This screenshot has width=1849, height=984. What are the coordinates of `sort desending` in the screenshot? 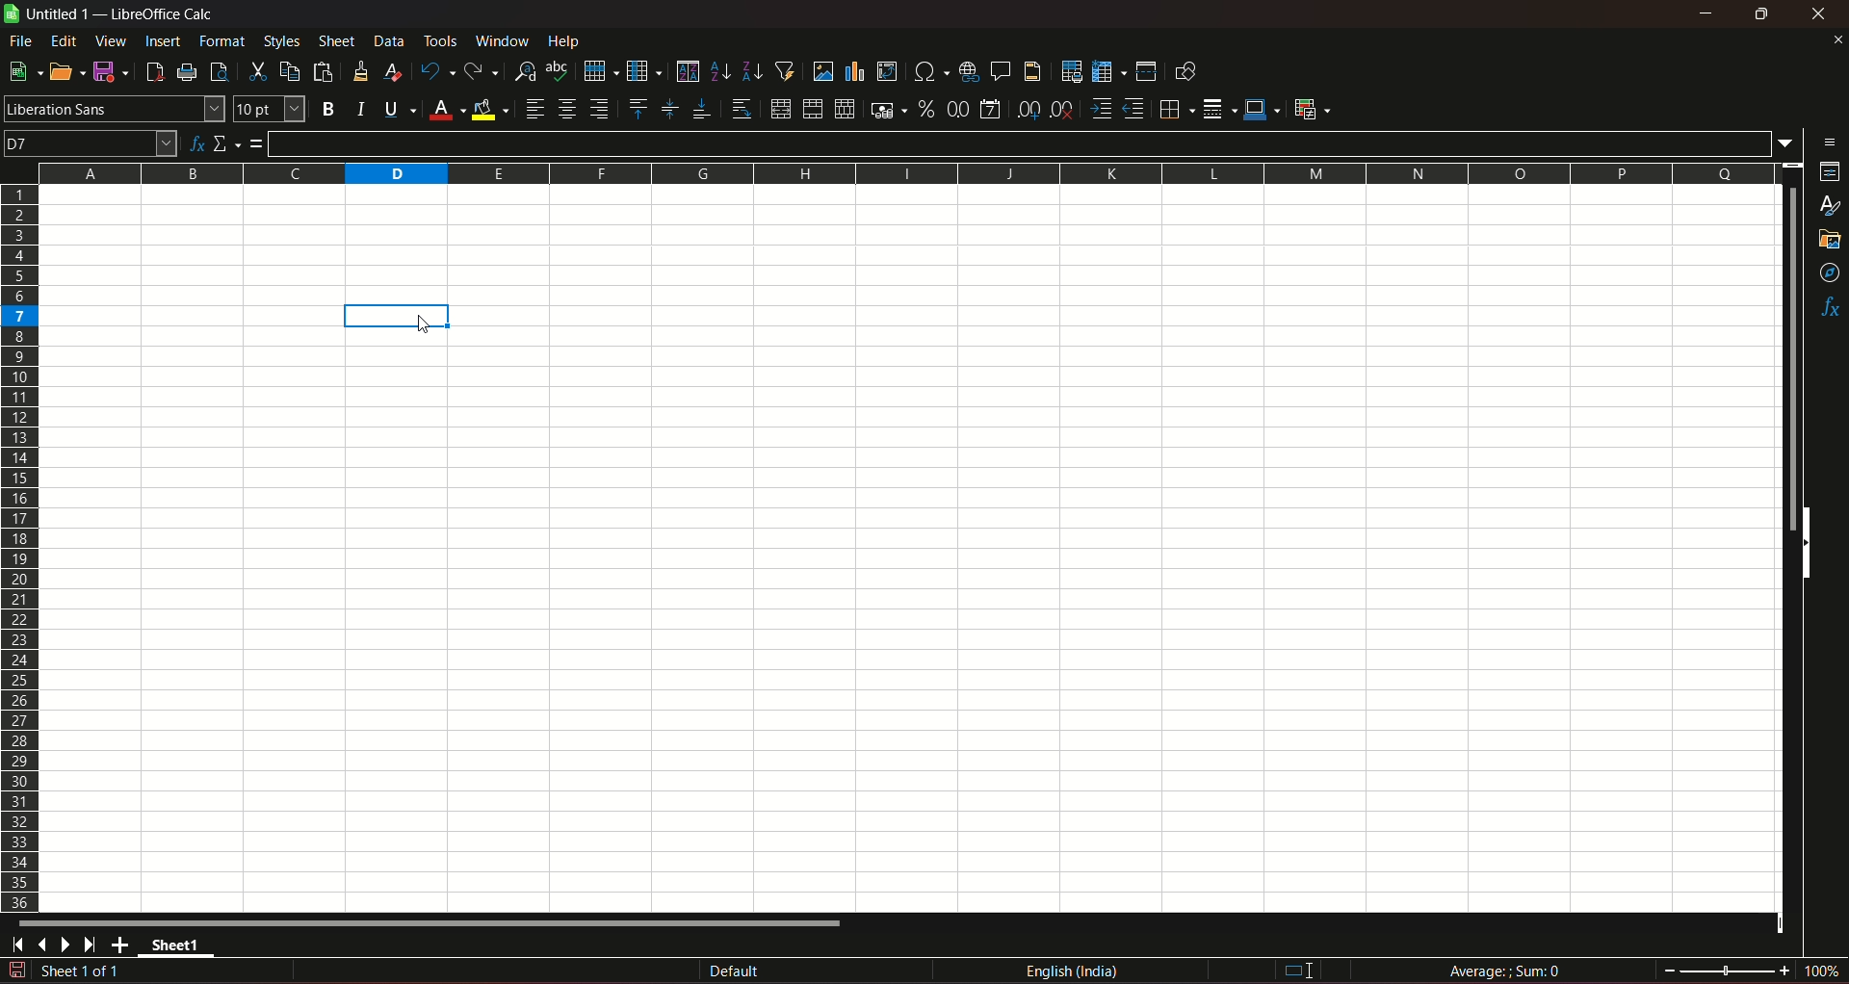 It's located at (753, 70).